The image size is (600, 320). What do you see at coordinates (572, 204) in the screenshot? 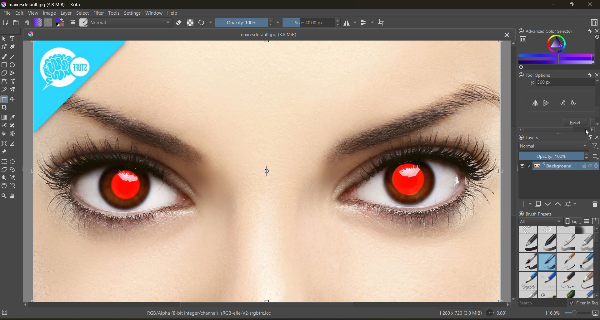
I see `view or change the layer properties` at bounding box center [572, 204].